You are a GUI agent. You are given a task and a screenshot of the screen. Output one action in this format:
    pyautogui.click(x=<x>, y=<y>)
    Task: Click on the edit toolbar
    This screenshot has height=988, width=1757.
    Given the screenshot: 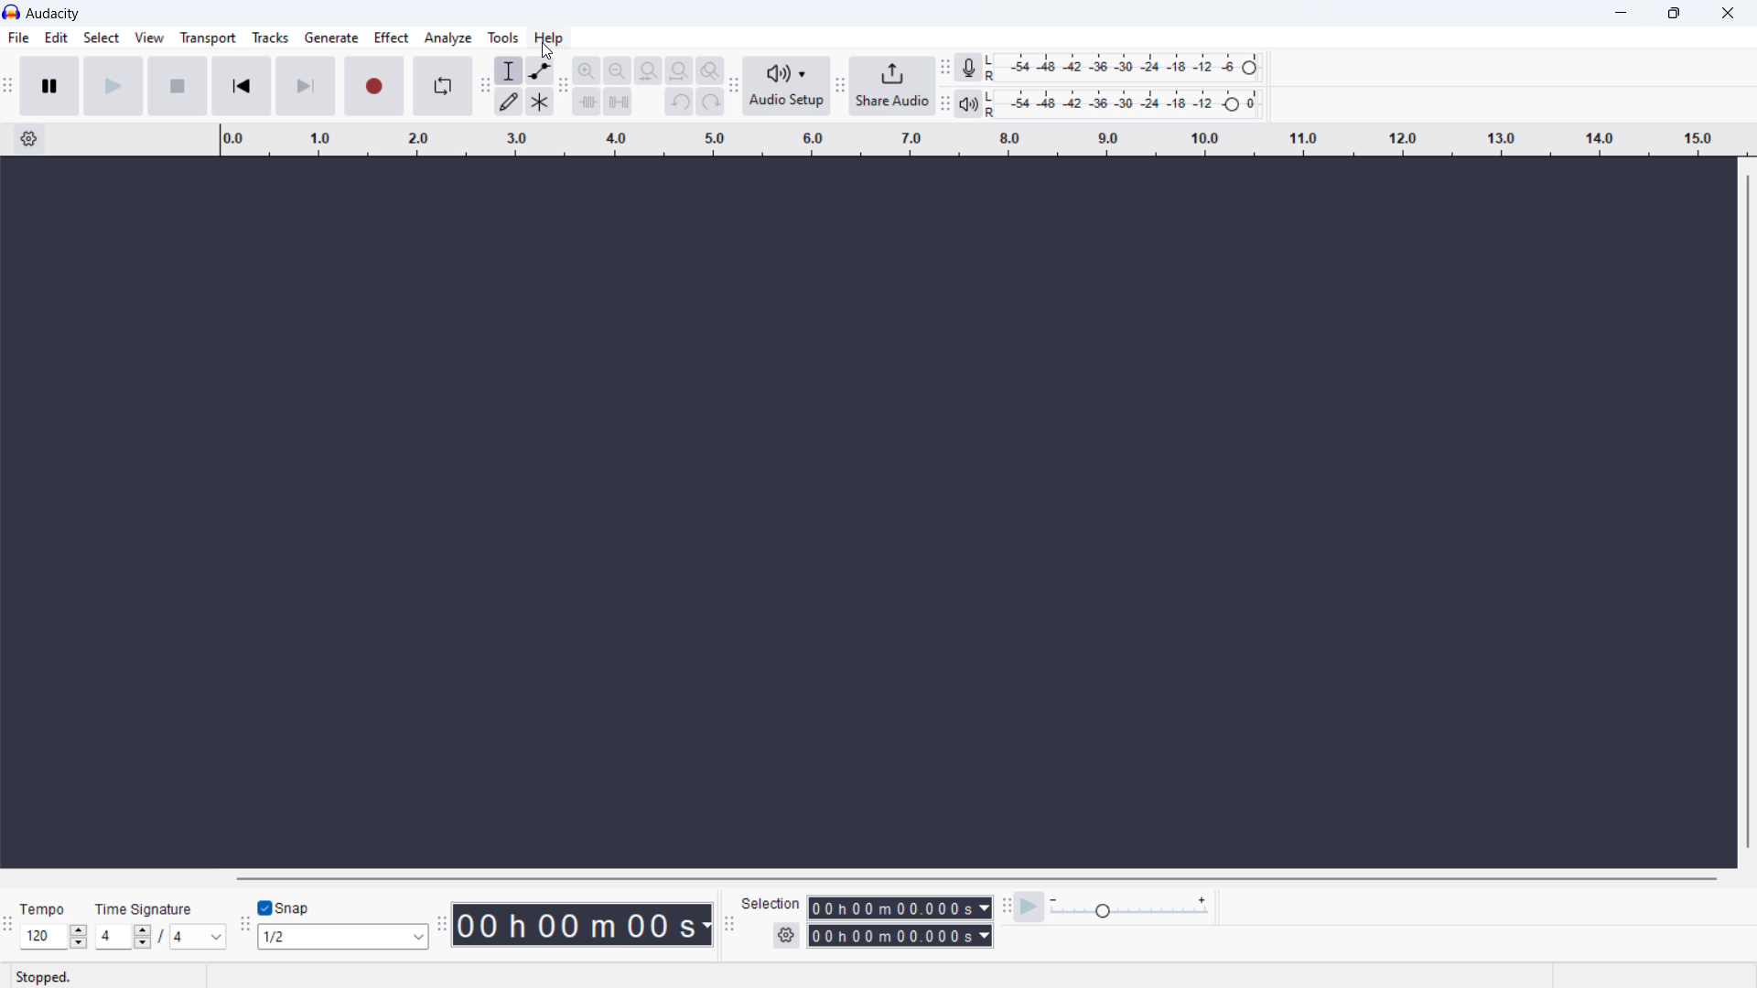 What is the action you would take?
    pyautogui.click(x=564, y=85)
    